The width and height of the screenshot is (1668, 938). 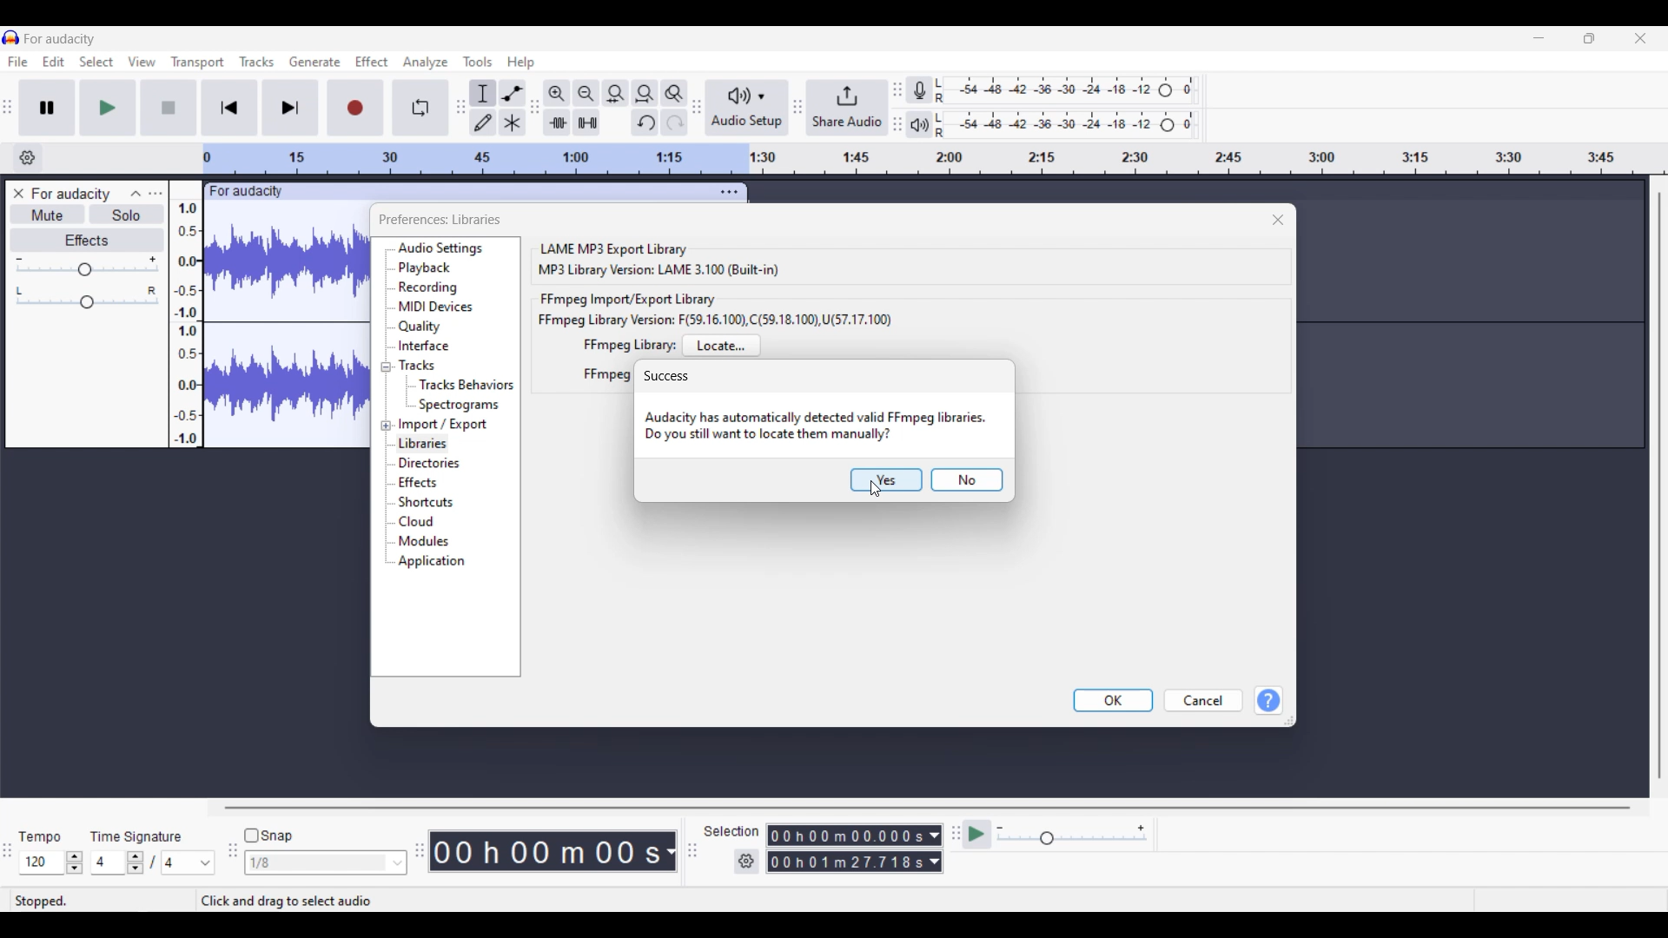 What do you see at coordinates (666, 376) in the screenshot?
I see `success` at bounding box center [666, 376].